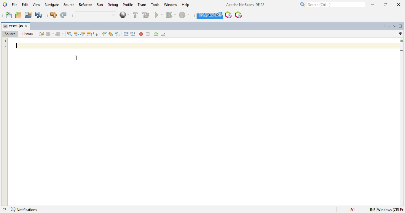 This screenshot has width=405, height=213. Describe the element at coordinates (128, 4) in the screenshot. I see `profile` at that location.